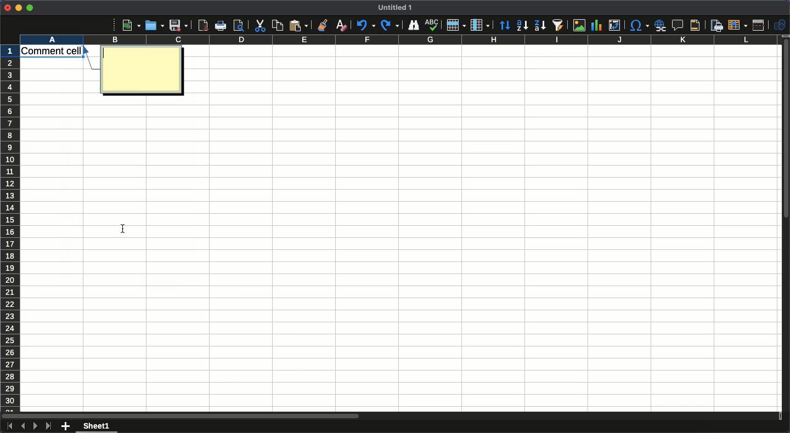 The width and height of the screenshot is (790, 433). What do you see at coordinates (455, 25) in the screenshot?
I see `Row` at bounding box center [455, 25].